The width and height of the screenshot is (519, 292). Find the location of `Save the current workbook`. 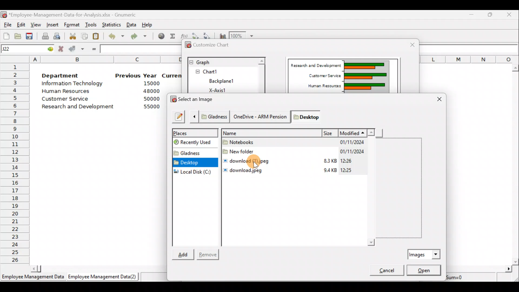

Save the current workbook is located at coordinates (30, 35).